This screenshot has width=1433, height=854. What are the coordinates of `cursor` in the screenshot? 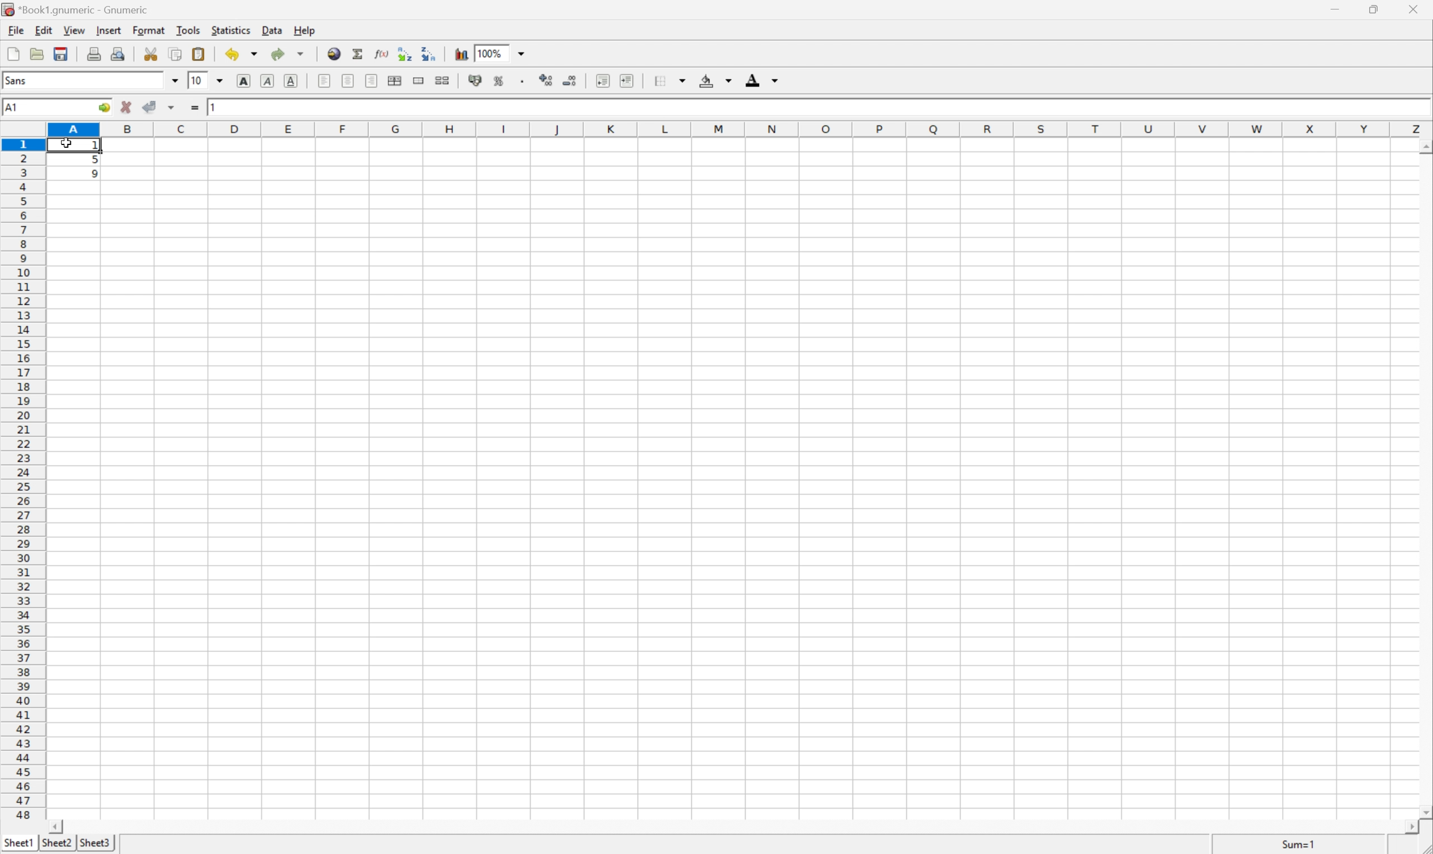 It's located at (66, 143).